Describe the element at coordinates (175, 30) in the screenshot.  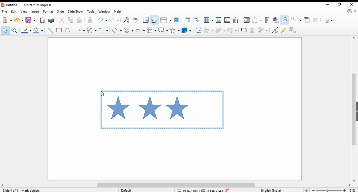
I see `stars and banners` at that location.